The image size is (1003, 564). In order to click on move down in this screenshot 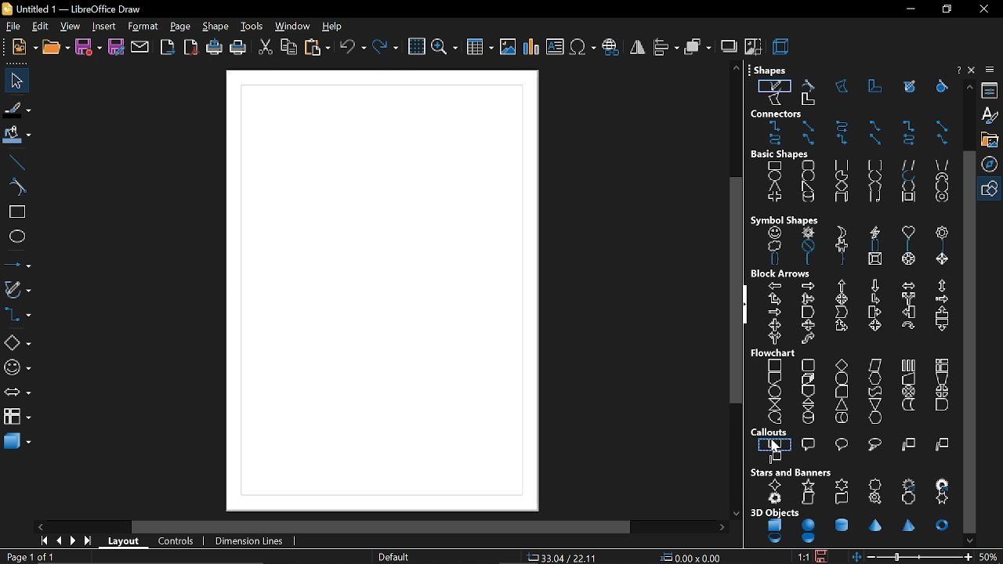, I will do `click(969, 540)`.